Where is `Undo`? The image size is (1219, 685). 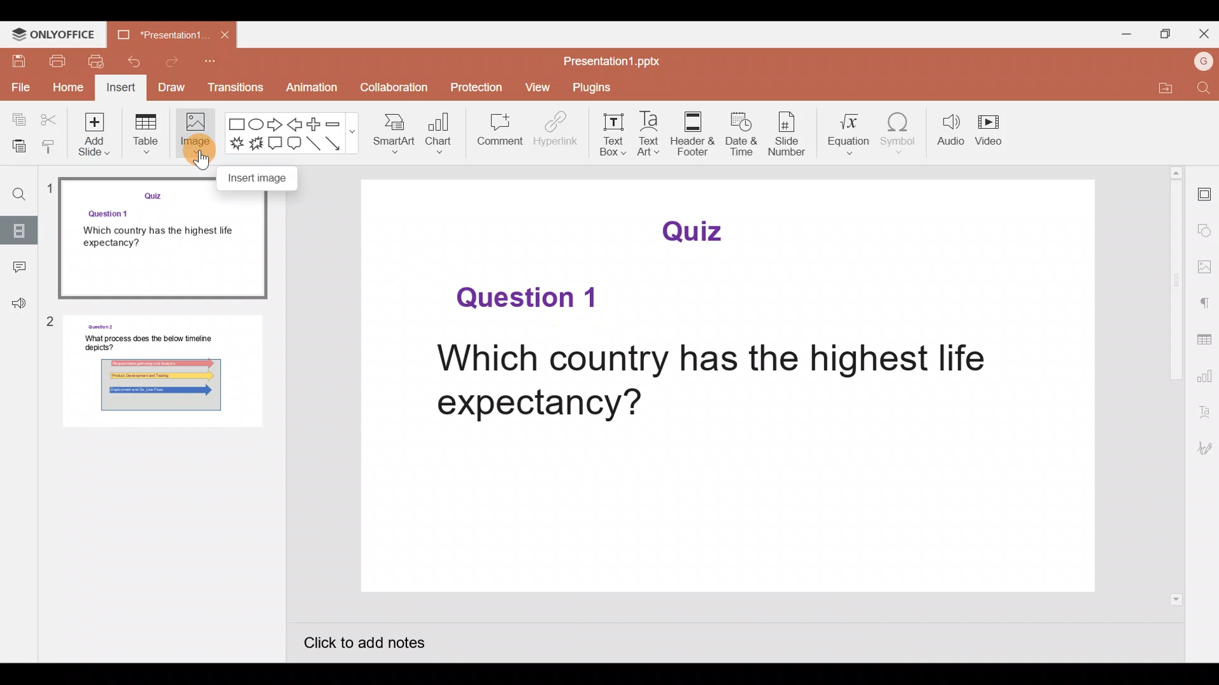
Undo is located at coordinates (140, 62).